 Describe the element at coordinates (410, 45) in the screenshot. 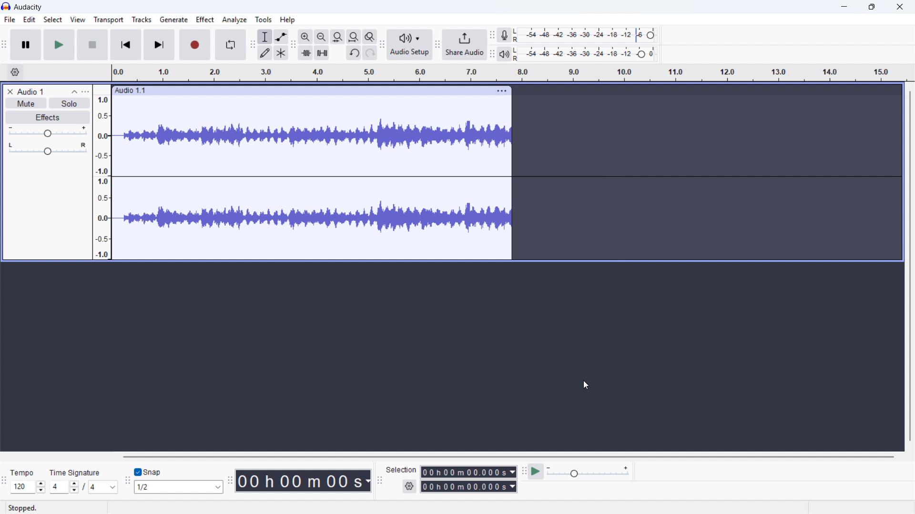

I see `Audio setup ` at that location.